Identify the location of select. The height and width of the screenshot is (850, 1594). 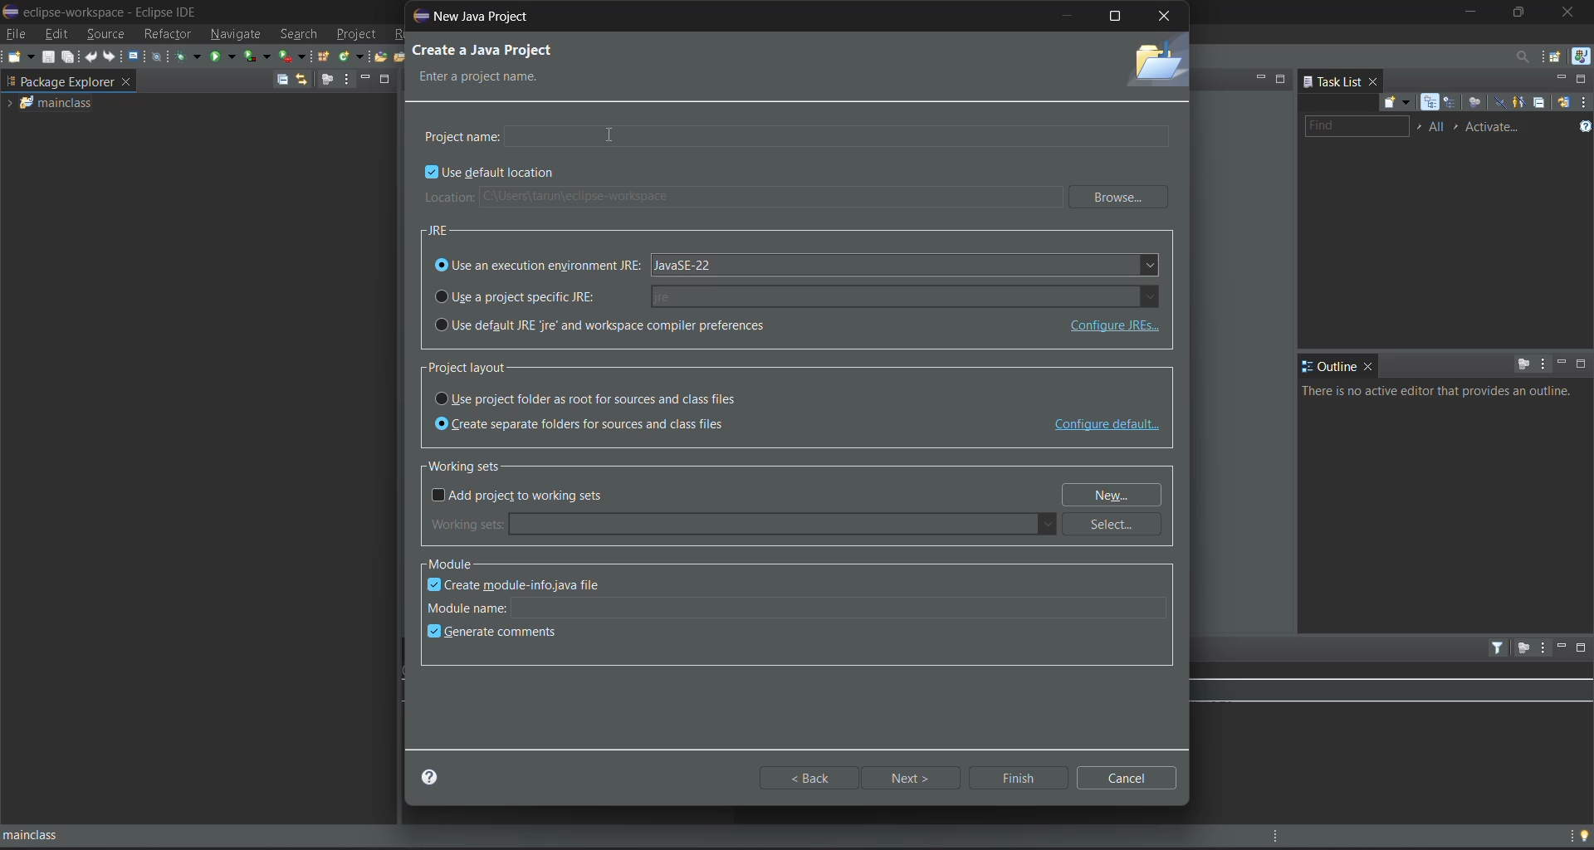
(1118, 525).